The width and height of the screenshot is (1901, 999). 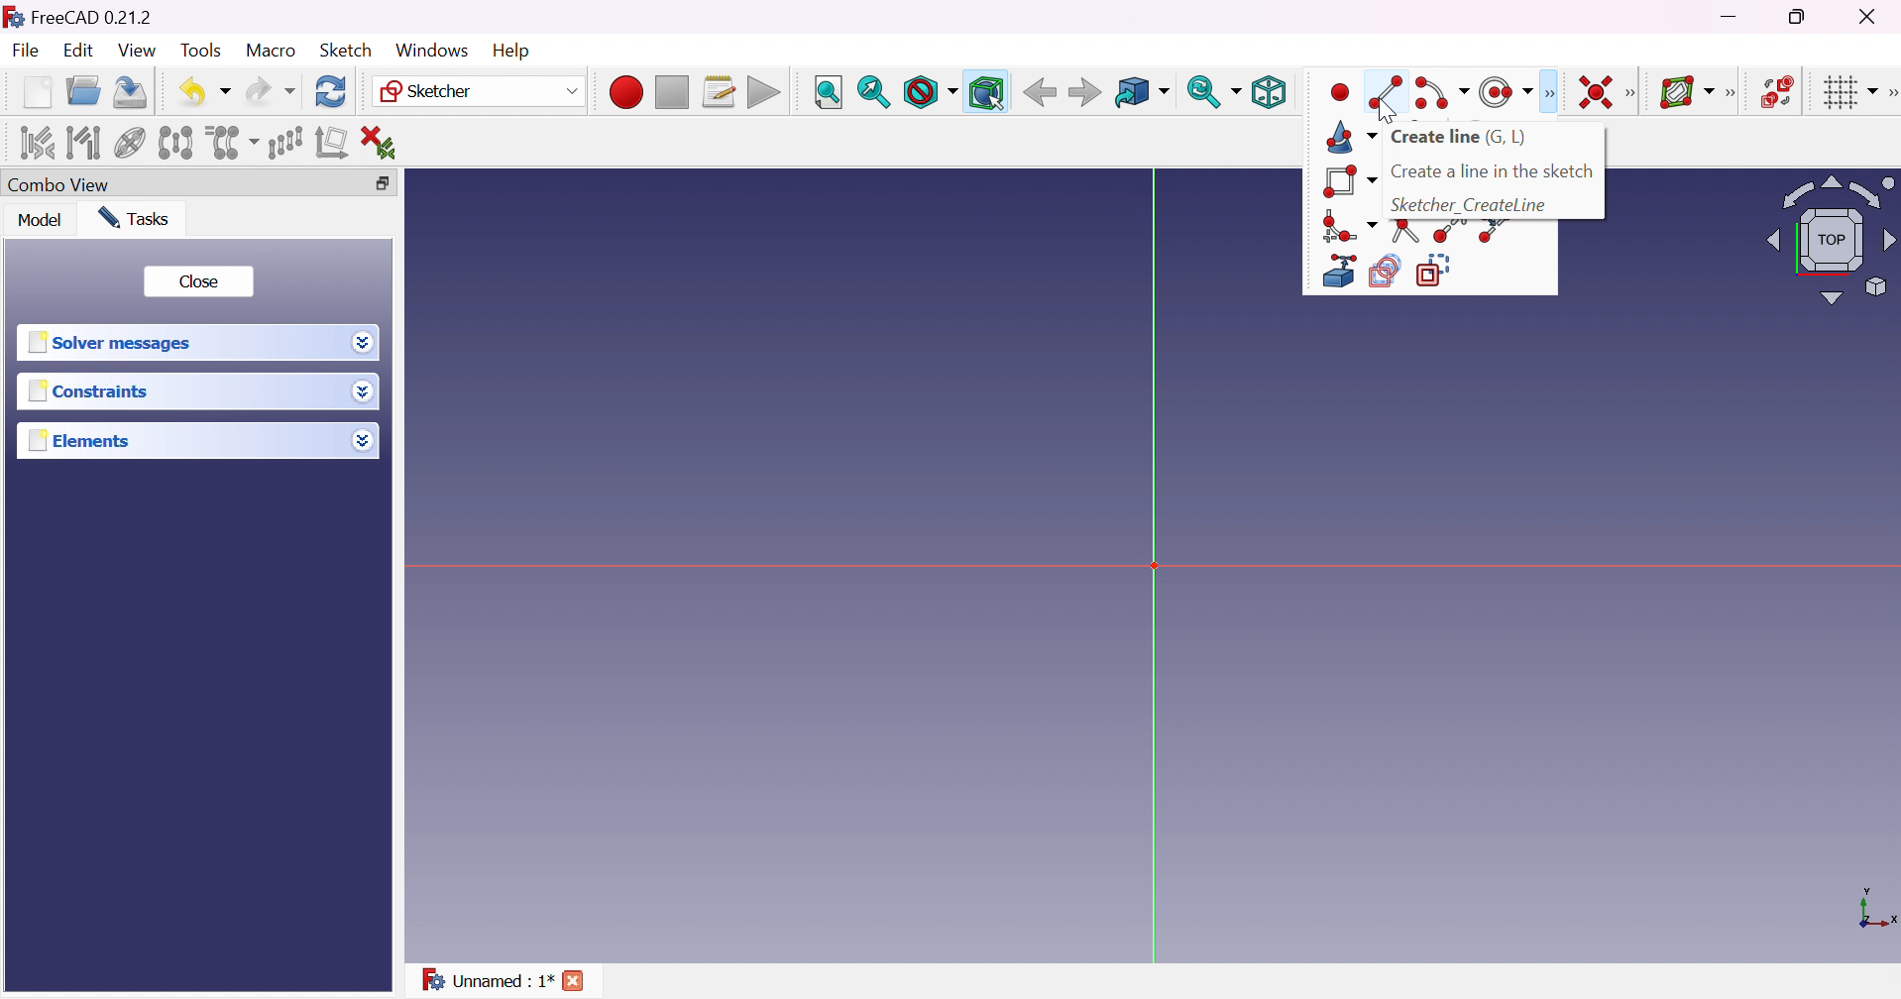 What do you see at coordinates (1688, 92) in the screenshot?
I see `Show/hide B-spline information layer` at bounding box center [1688, 92].